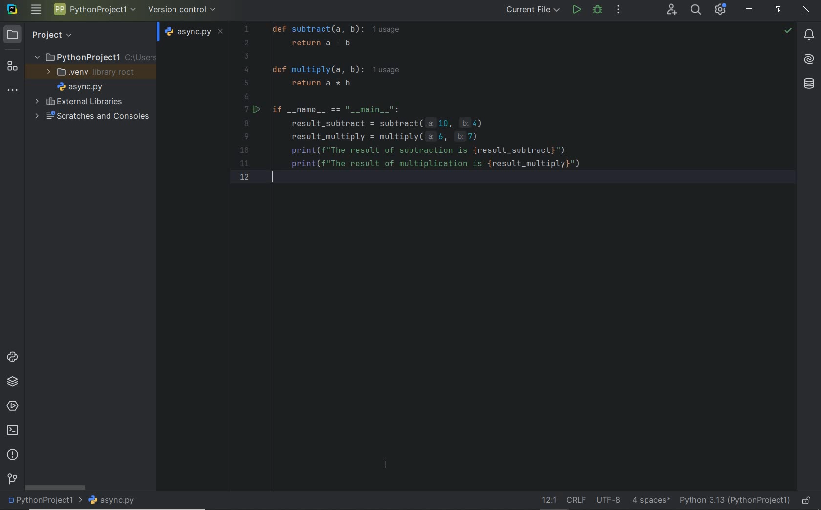 Image resolution: width=821 pixels, height=510 pixels. What do you see at coordinates (115, 501) in the screenshot?
I see `file name` at bounding box center [115, 501].